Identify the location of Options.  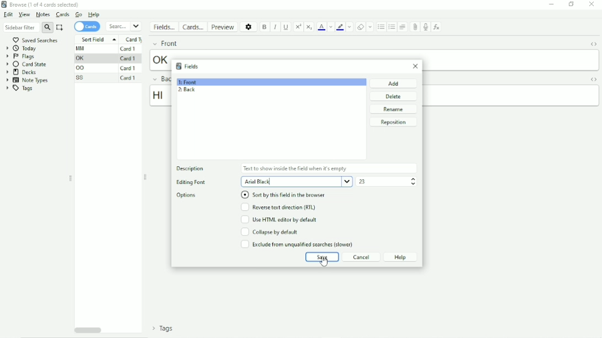
(249, 26).